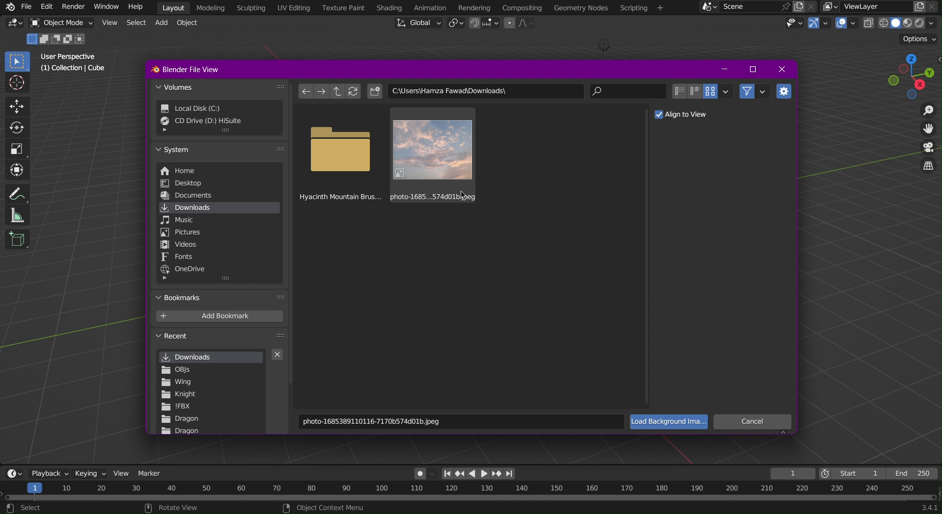 The image size is (942, 514). What do you see at coordinates (194, 195) in the screenshot?
I see `Documents` at bounding box center [194, 195].